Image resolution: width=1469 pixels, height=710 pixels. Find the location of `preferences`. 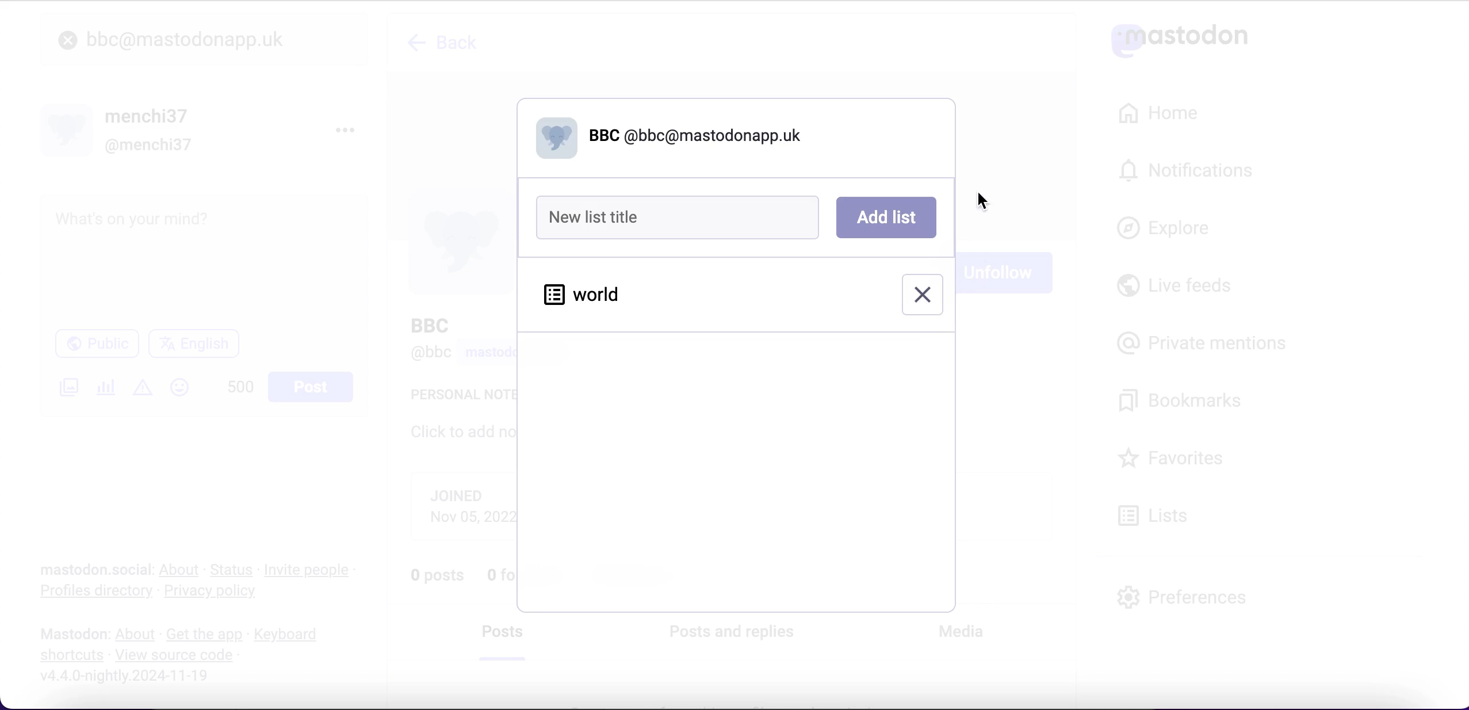

preferences is located at coordinates (1183, 597).